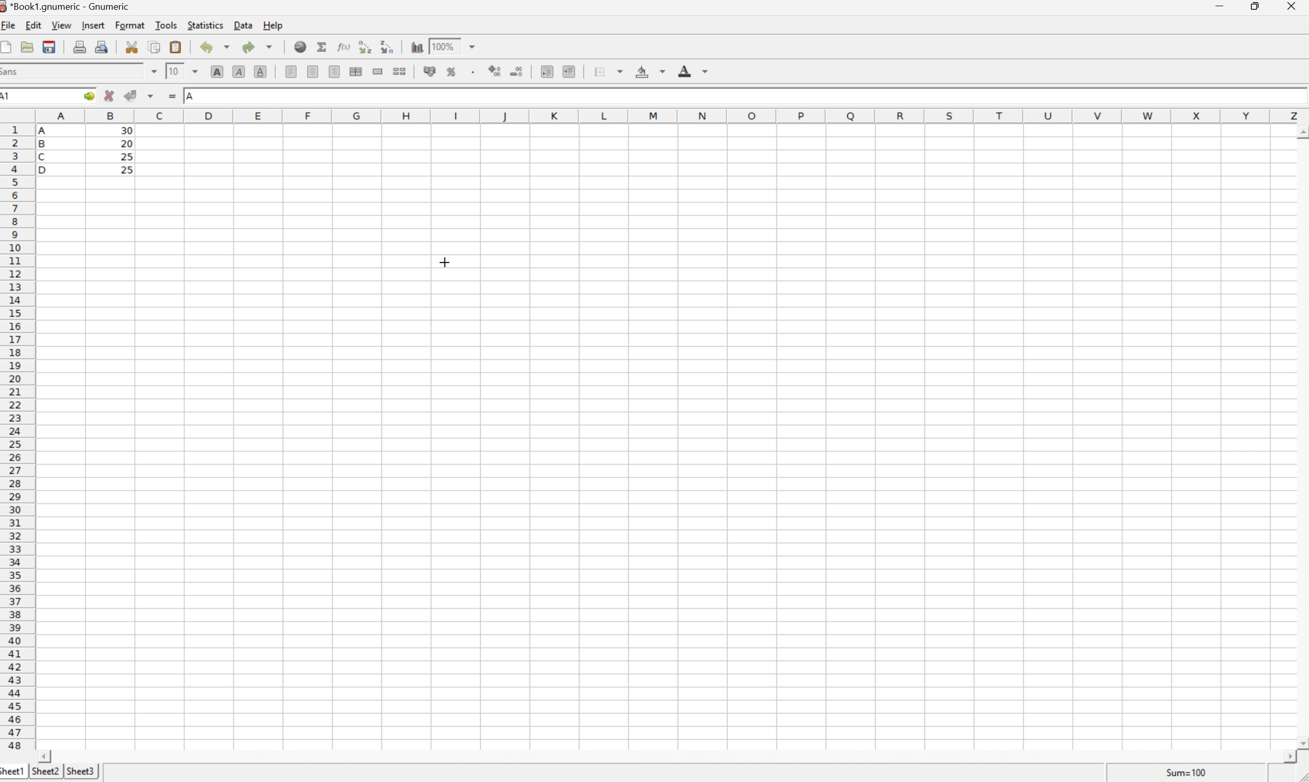 The width and height of the screenshot is (1309, 782). What do you see at coordinates (1184, 773) in the screenshot?
I see `Sum = 0` at bounding box center [1184, 773].